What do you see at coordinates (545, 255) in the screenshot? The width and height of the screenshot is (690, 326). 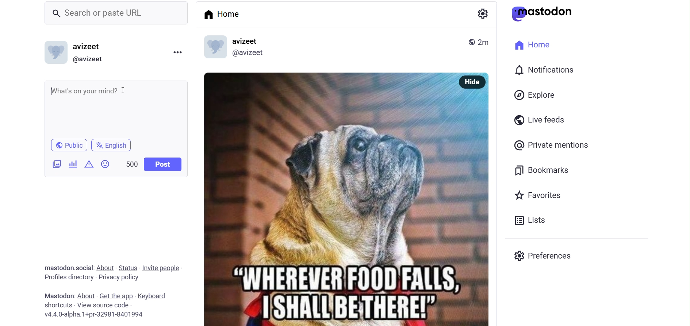 I see `preferences` at bounding box center [545, 255].